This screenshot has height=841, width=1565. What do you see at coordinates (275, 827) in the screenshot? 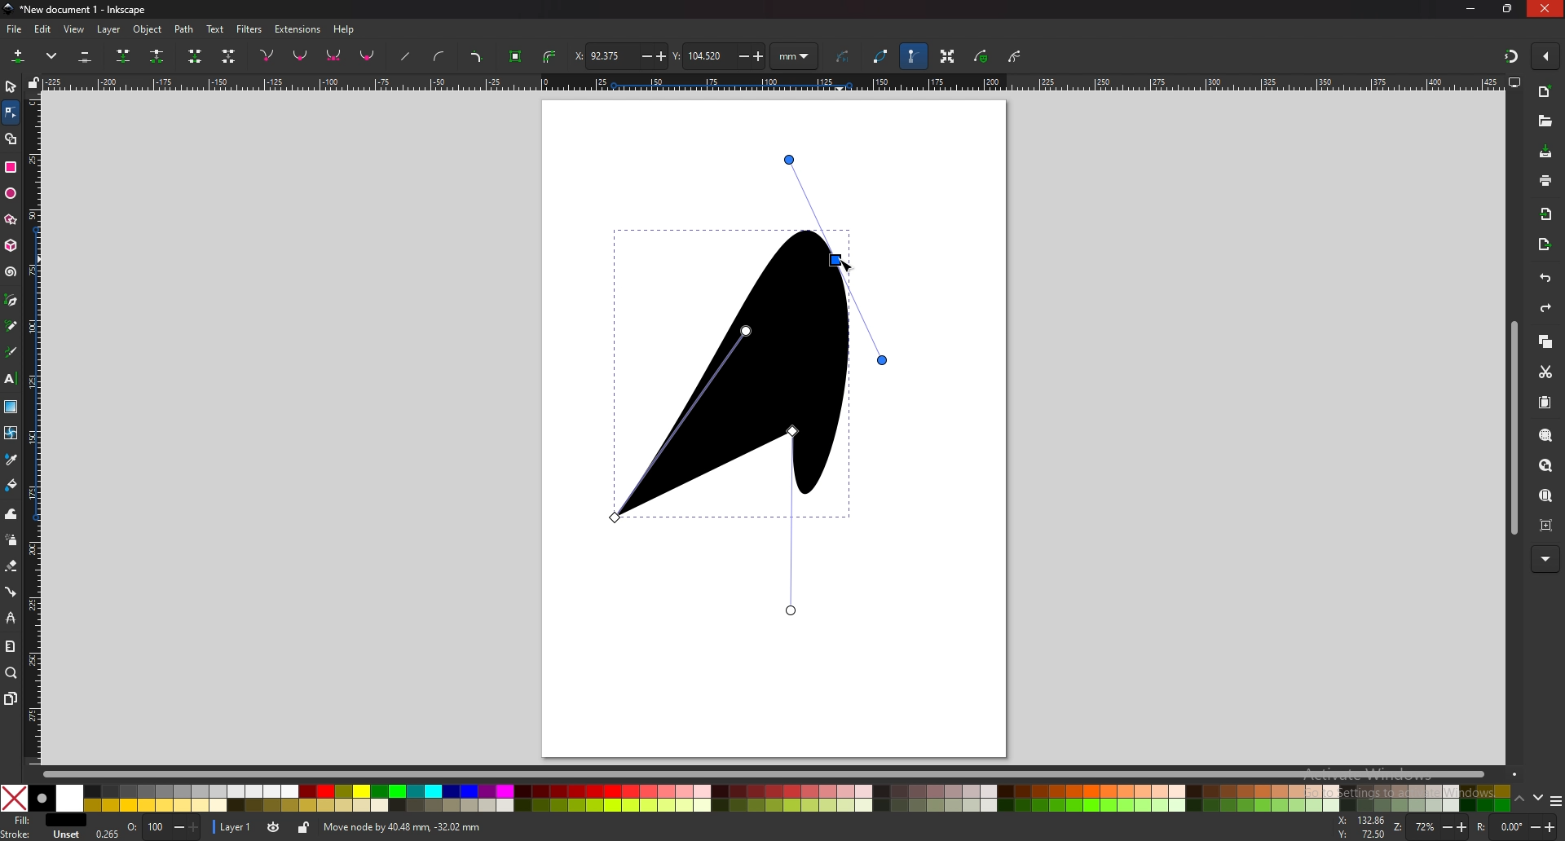
I see `toggle visibility` at bounding box center [275, 827].